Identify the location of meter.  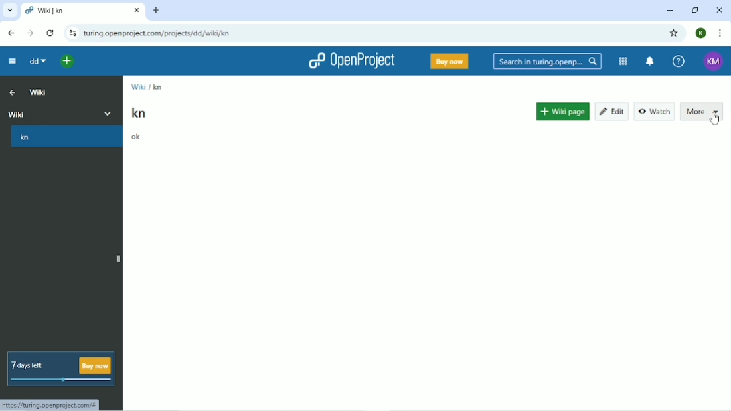
(59, 382).